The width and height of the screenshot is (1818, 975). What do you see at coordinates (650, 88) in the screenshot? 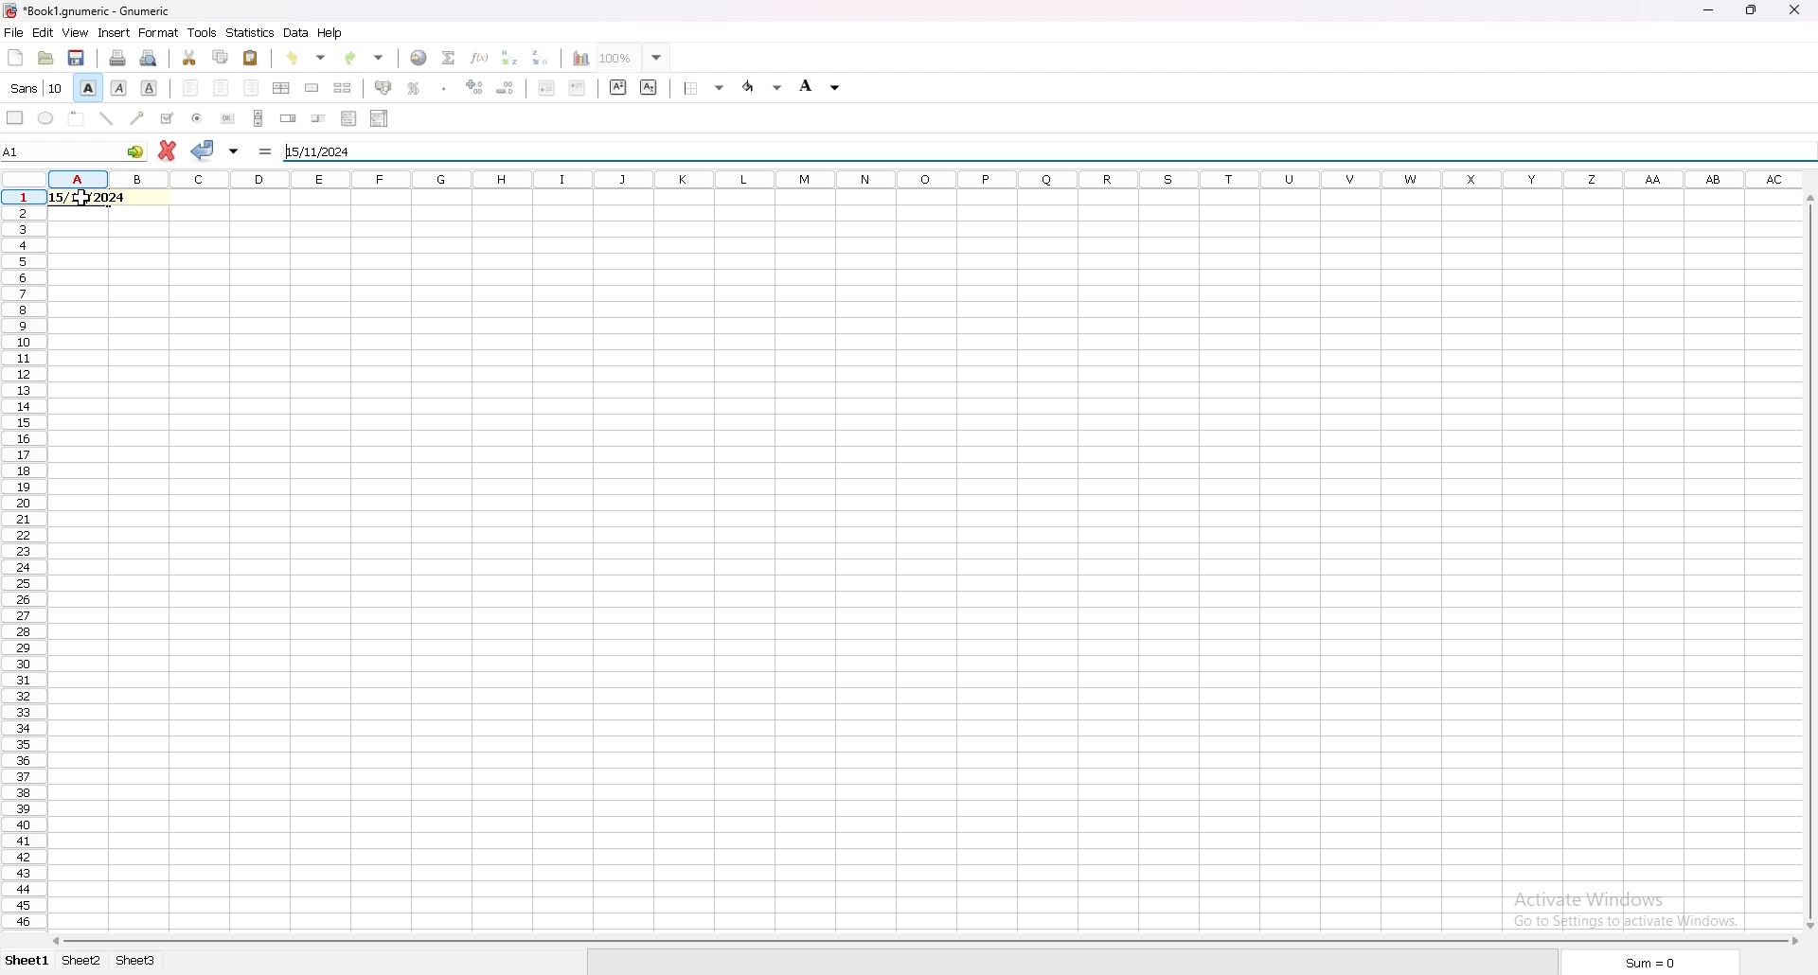
I see `subscript` at bounding box center [650, 88].